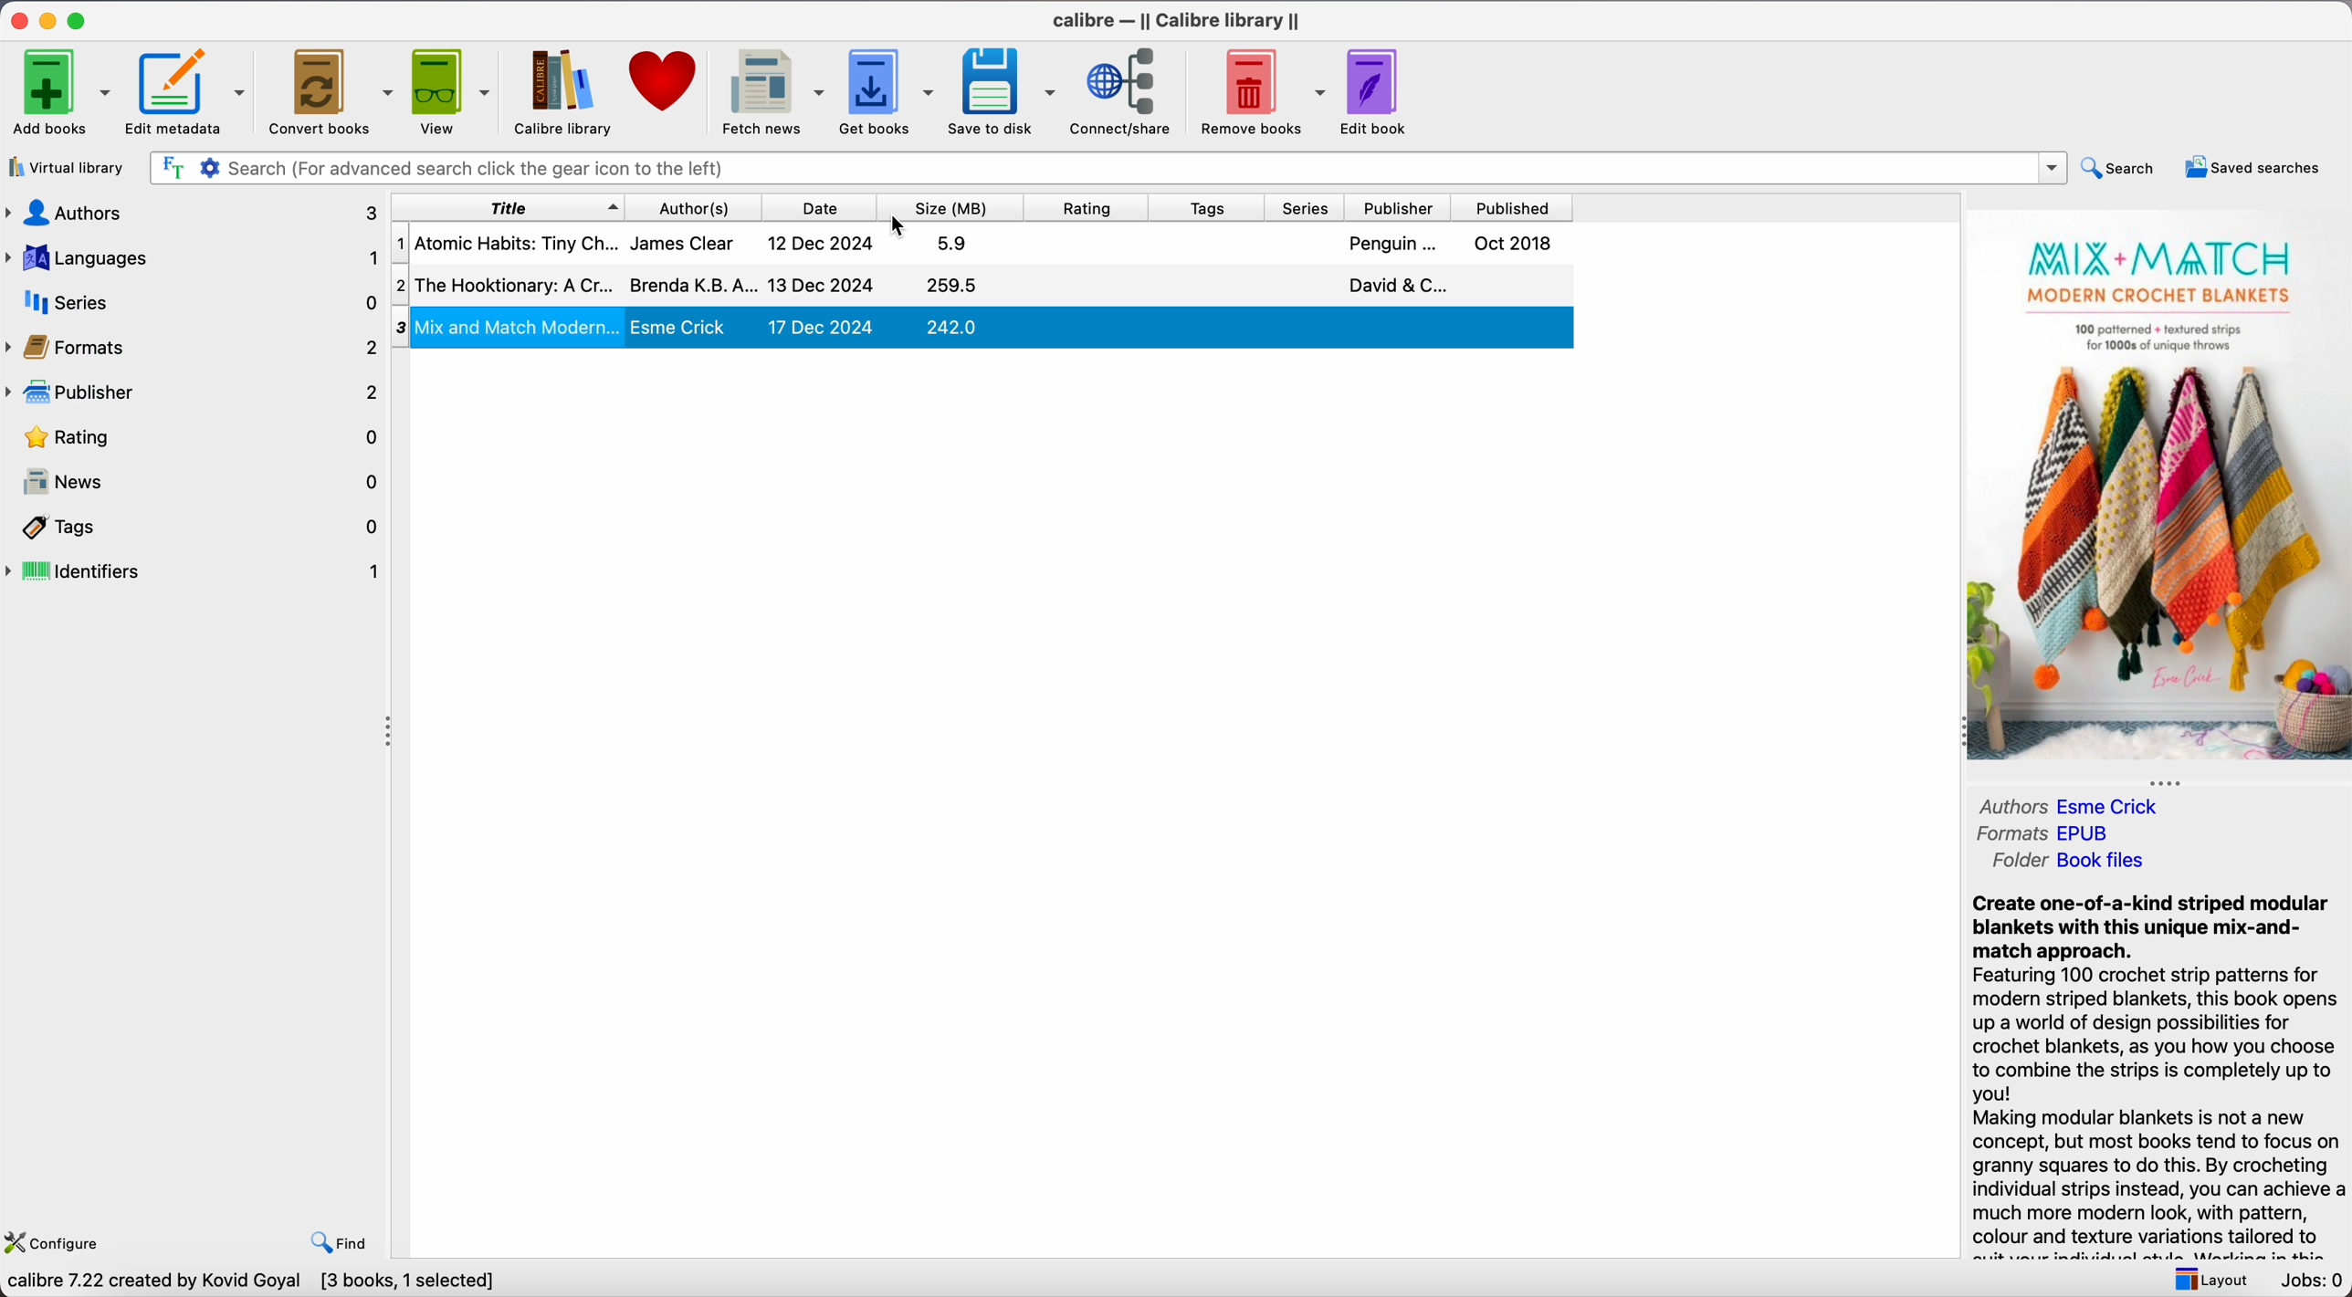 This screenshot has height=1297, width=2352. Describe the element at coordinates (1309, 208) in the screenshot. I see `series` at that location.